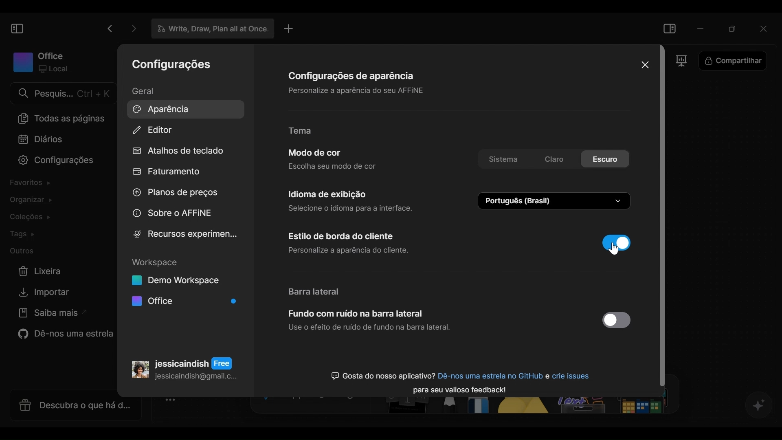 This screenshot has height=440, width=782. Describe the element at coordinates (329, 402) in the screenshot. I see `Curve` at that location.